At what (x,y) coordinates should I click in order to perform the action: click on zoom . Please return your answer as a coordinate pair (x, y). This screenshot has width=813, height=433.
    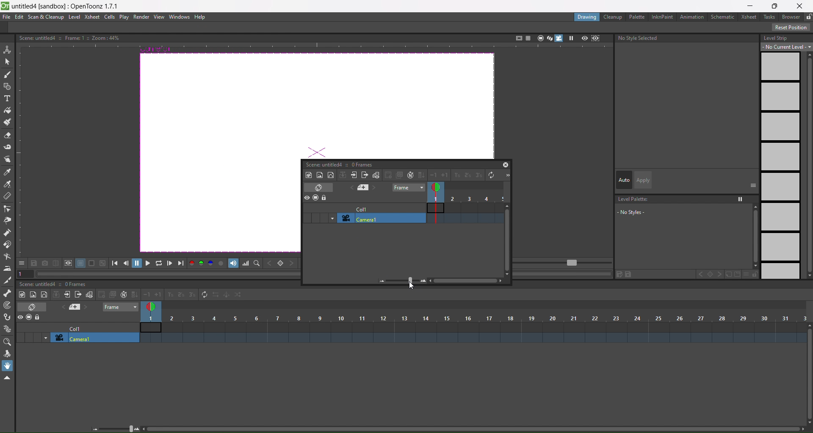
    Looking at the image, I should click on (117, 428).